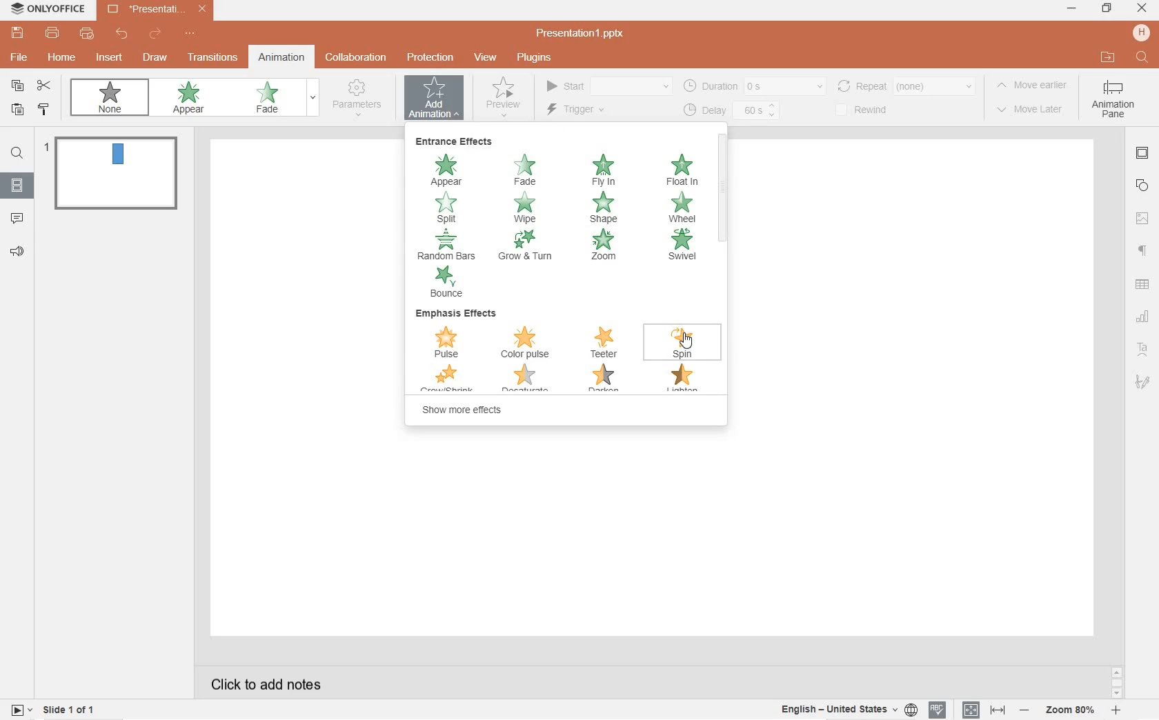 The width and height of the screenshot is (1159, 720). Describe the element at coordinates (608, 246) in the screenshot. I see `zoom` at that location.